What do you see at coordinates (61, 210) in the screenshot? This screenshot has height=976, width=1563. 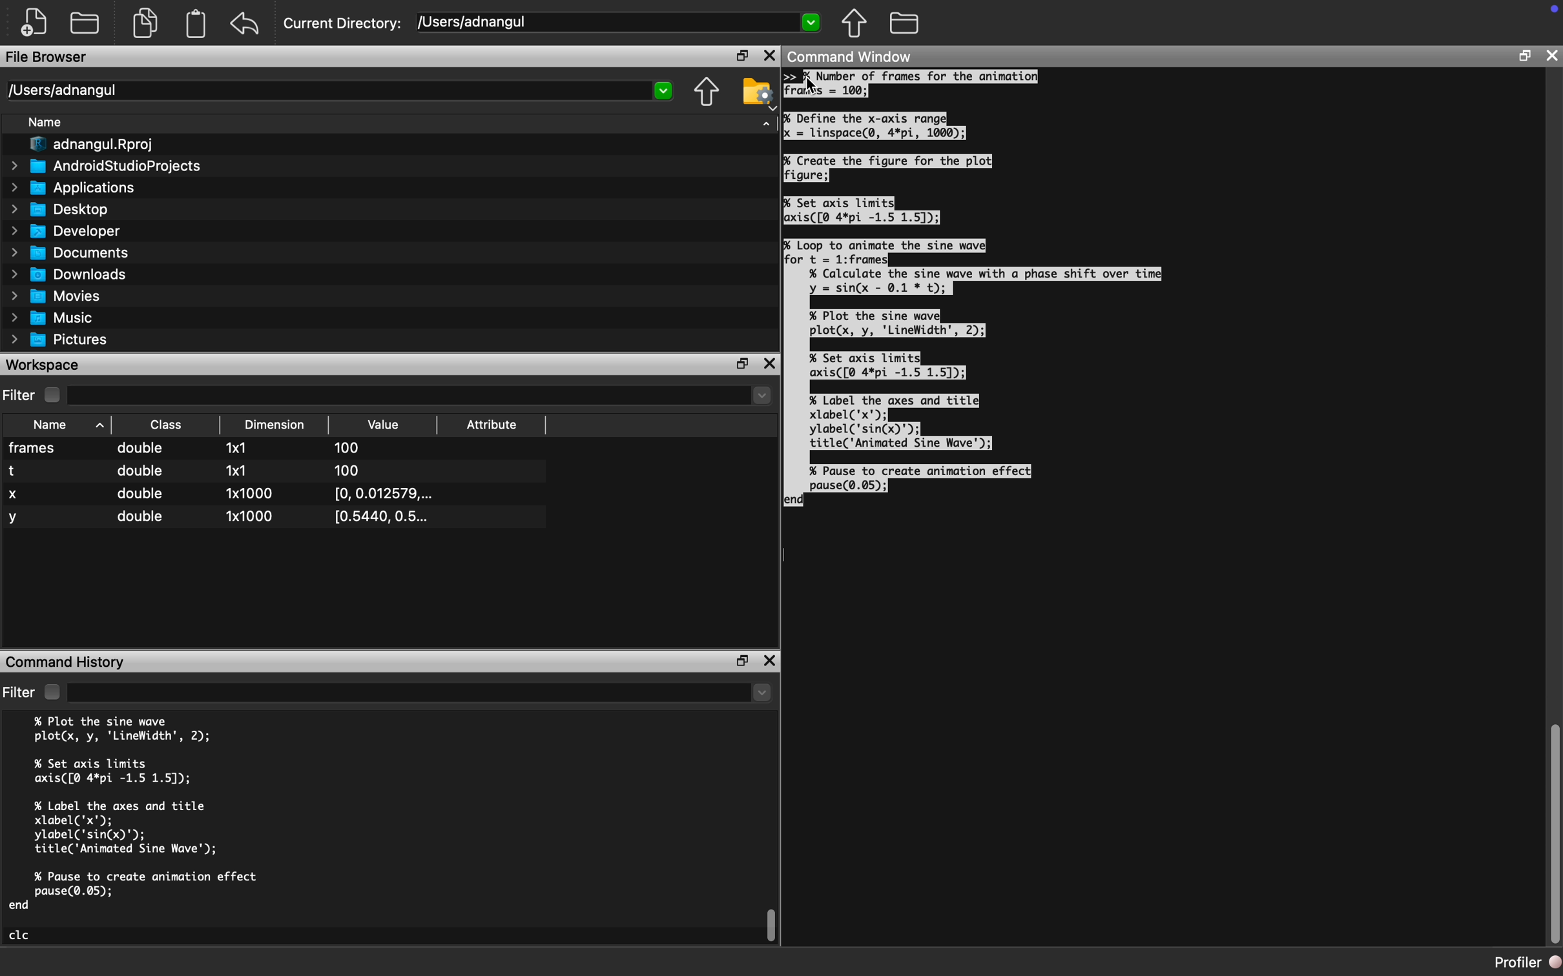 I see `Desktop` at bounding box center [61, 210].